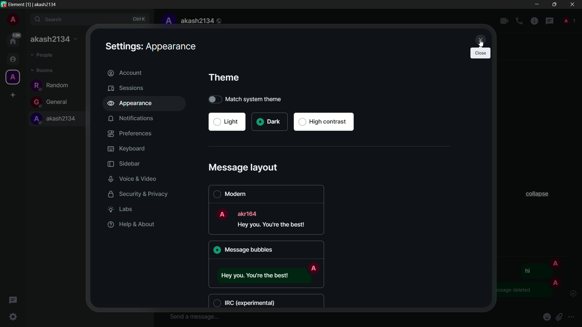 The height and width of the screenshot is (327, 582). Describe the element at coordinates (524, 290) in the screenshot. I see `deleted` at that location.